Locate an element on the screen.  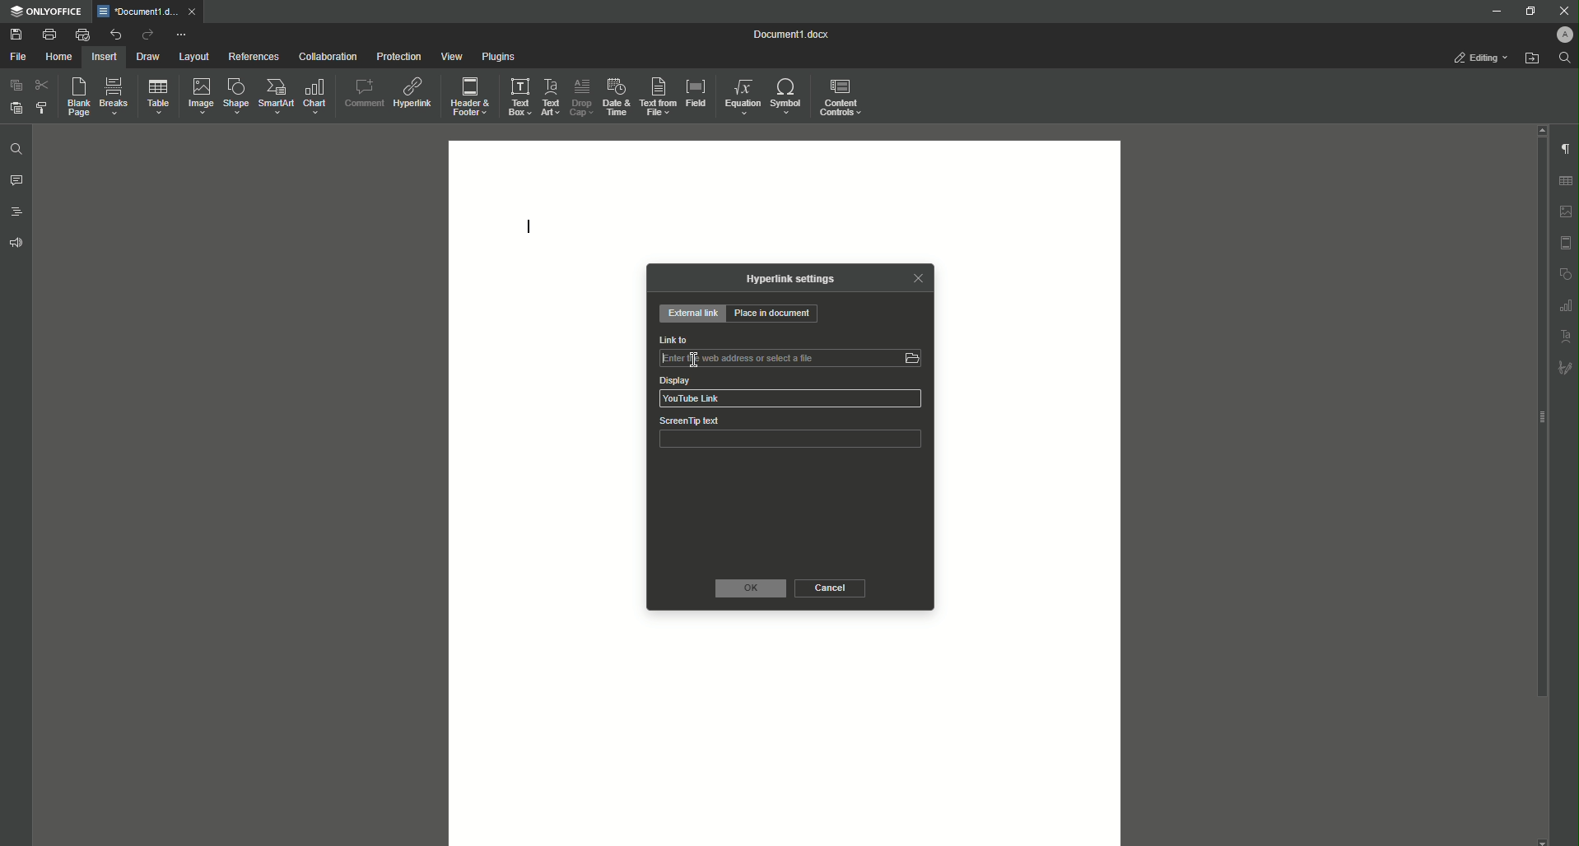
Cut is located at coordinates (41, 86).